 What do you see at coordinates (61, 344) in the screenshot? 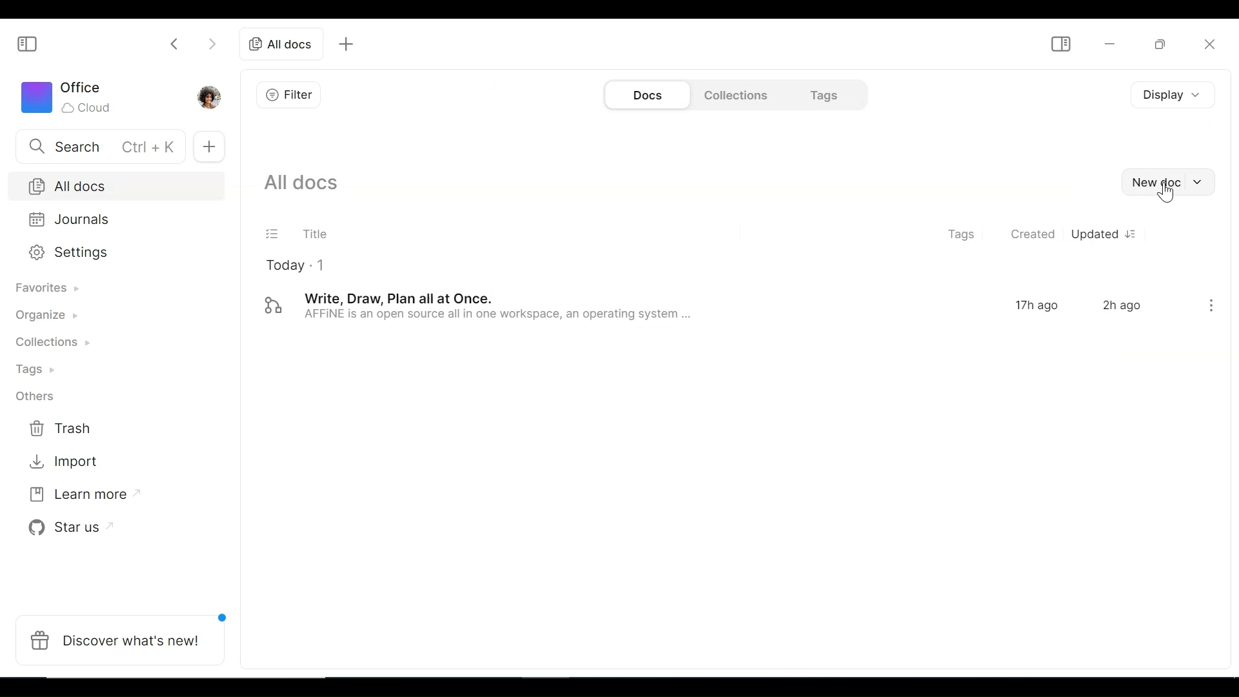
I see `Collections` at bounding box center [61, 344].